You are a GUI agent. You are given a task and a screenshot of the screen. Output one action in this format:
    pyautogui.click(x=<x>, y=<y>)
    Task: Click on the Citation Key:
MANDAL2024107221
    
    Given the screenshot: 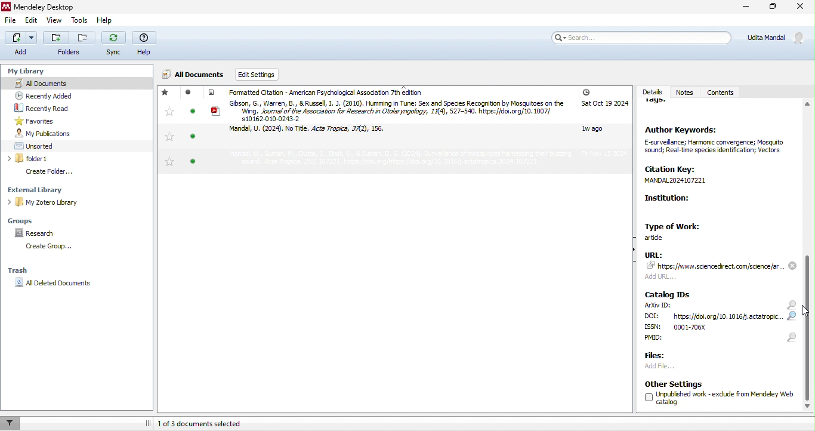 What is the action you would take?
    pyautogui.click(x=691, y=175)
    